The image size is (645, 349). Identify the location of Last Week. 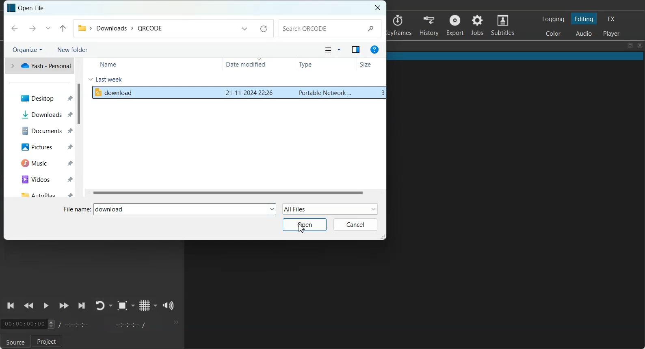
(112, 79).